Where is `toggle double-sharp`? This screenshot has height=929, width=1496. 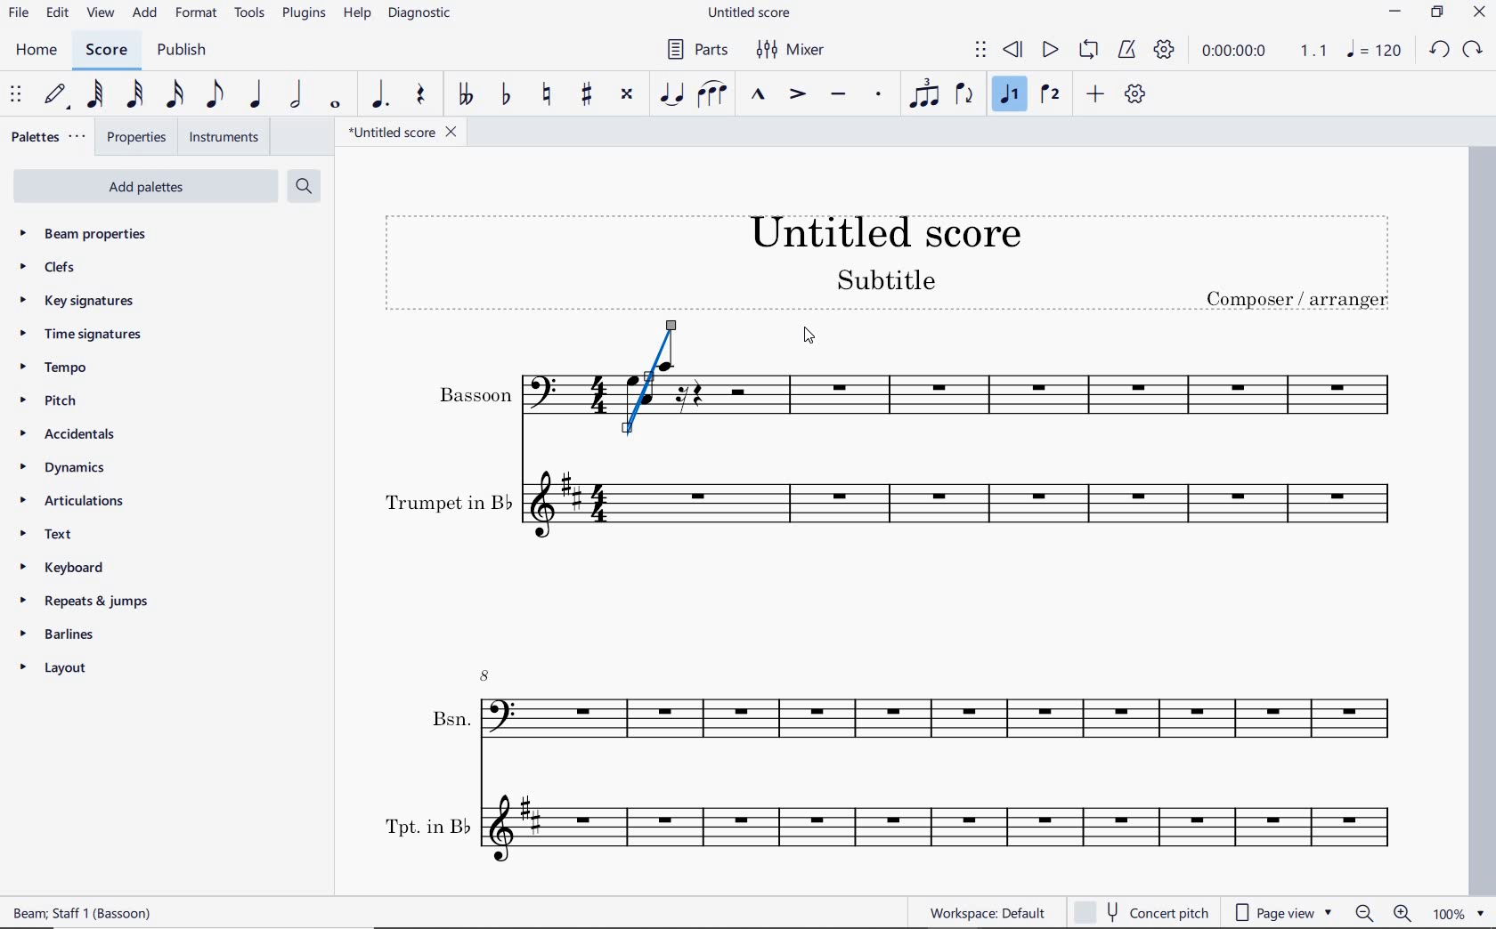
toggle double-sharp is located at coordinates (628, 94).